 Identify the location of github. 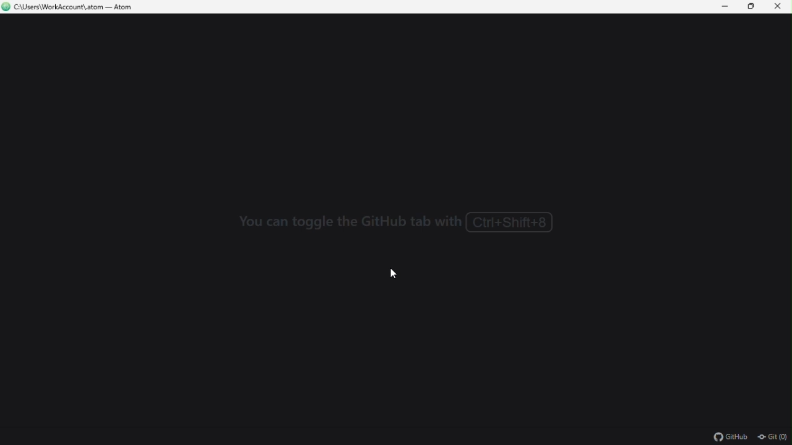
(733, 437).